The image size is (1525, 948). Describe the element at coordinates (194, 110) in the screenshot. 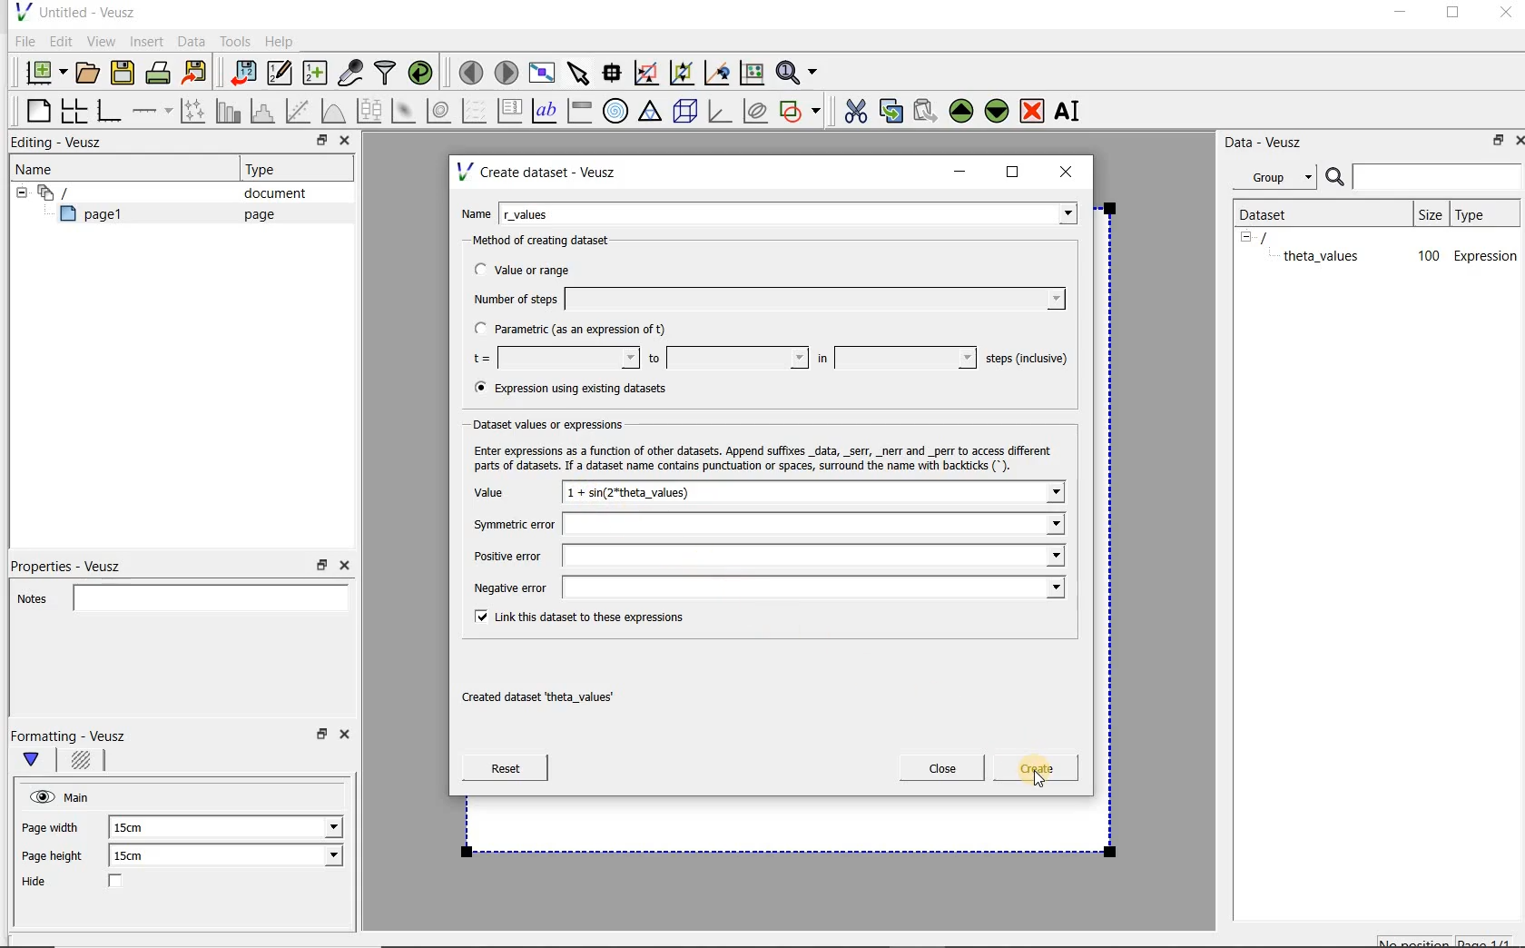

I see `Plot points with lines and error bars` at that location.